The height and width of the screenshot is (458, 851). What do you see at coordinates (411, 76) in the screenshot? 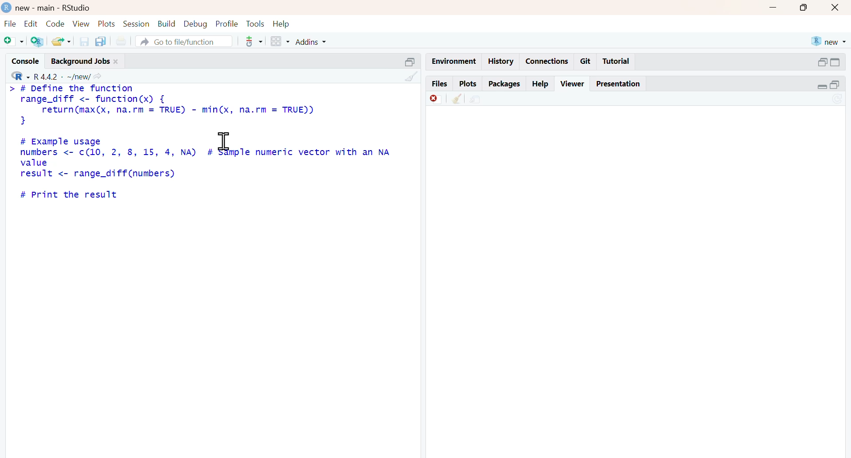
I see `` at bounding box center [411, 76].